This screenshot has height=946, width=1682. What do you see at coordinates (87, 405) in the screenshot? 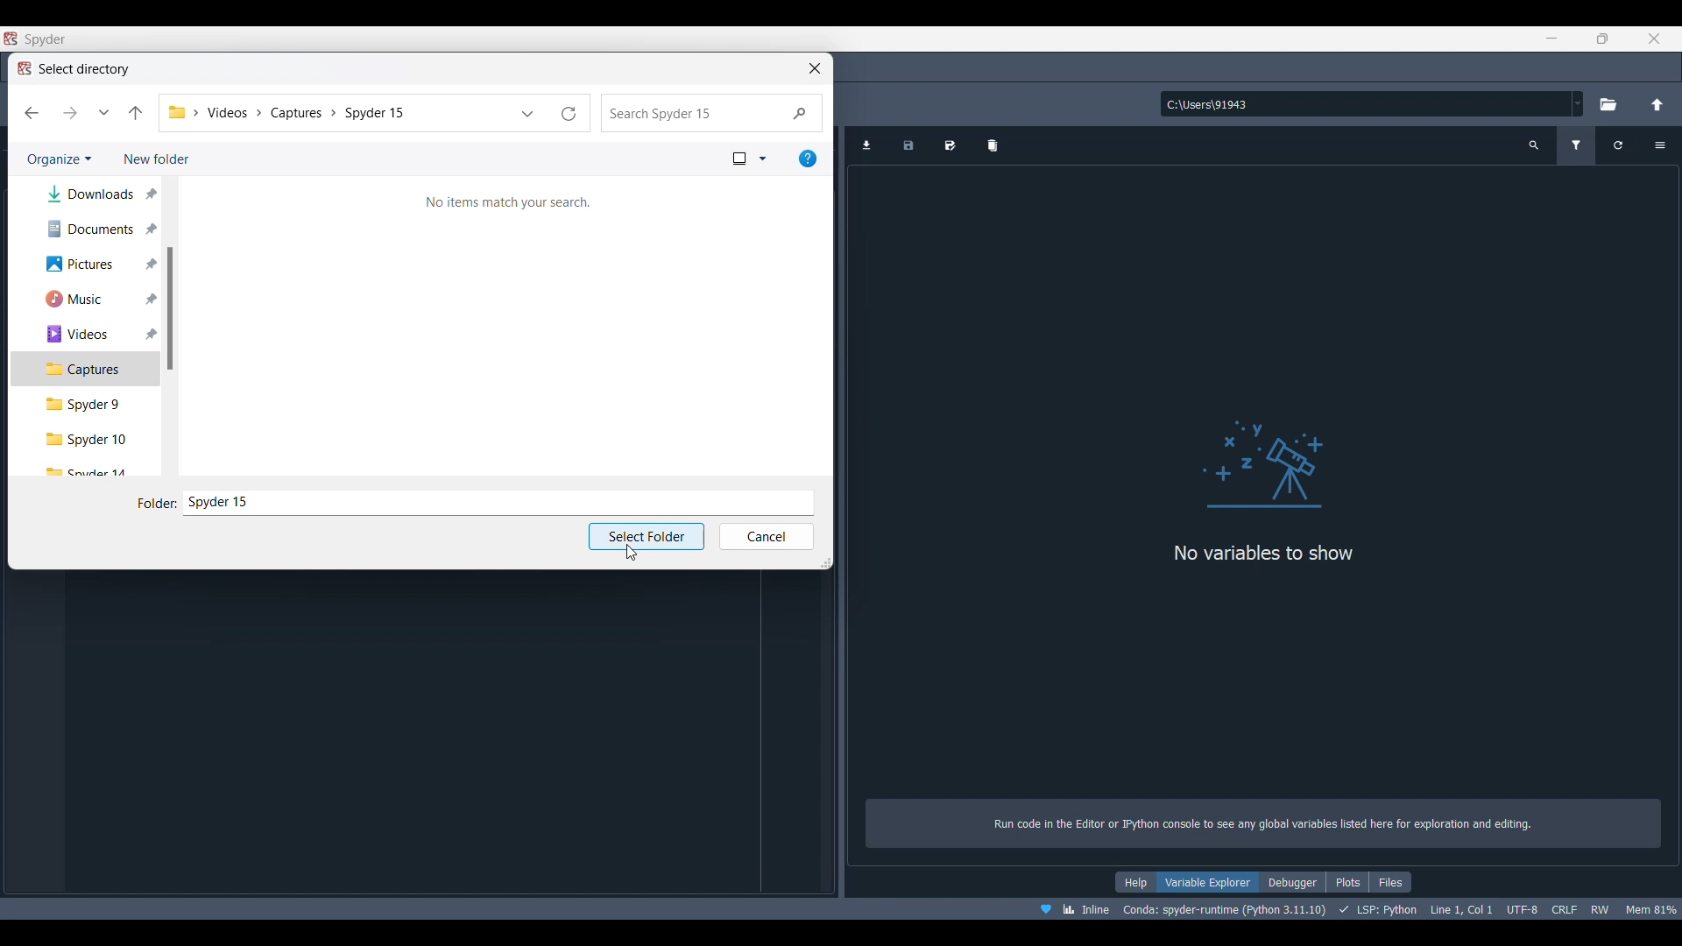
I see `Spyder 9` at bounding box center [87, 405].